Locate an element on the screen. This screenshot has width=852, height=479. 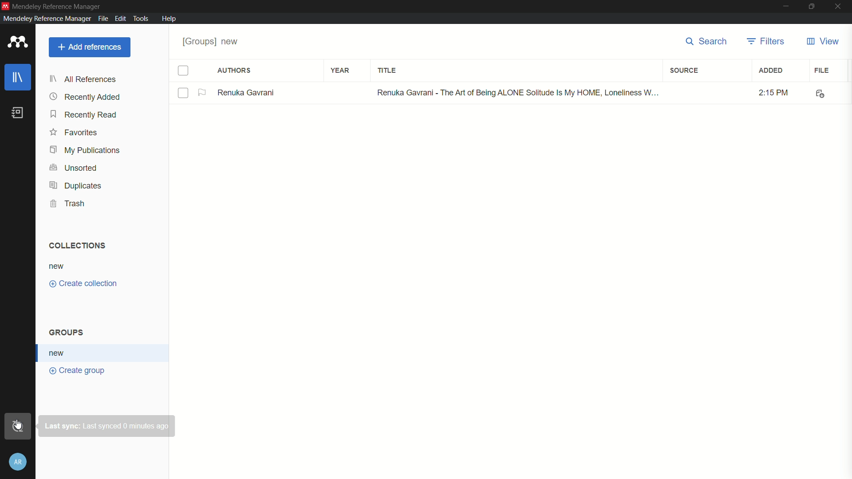
Mendeley Reference Manager is located at coordinates (59, 6).